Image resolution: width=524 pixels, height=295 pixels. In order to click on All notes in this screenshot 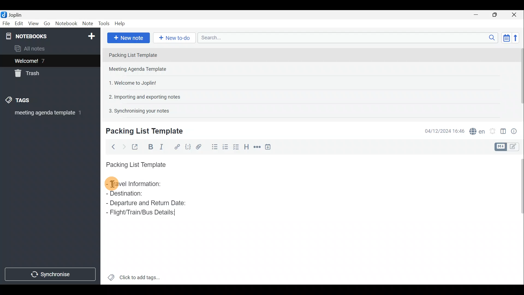, I will do `click(32, 48)`.